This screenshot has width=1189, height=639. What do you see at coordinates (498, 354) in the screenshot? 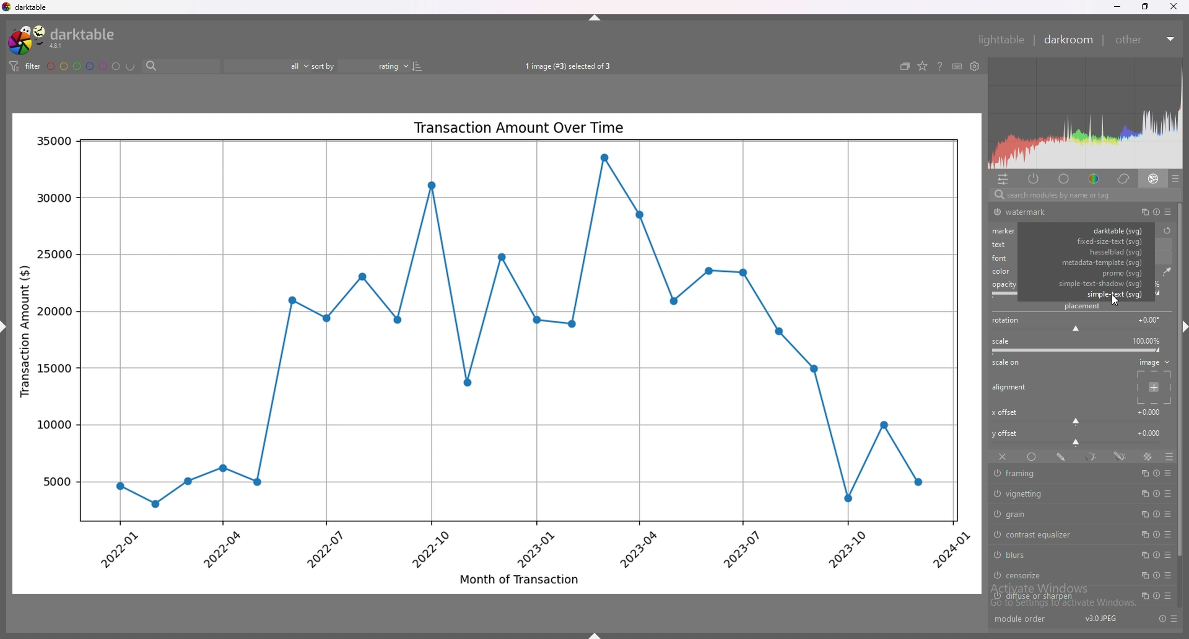
I see `photo` at bounding box center [498, 354].